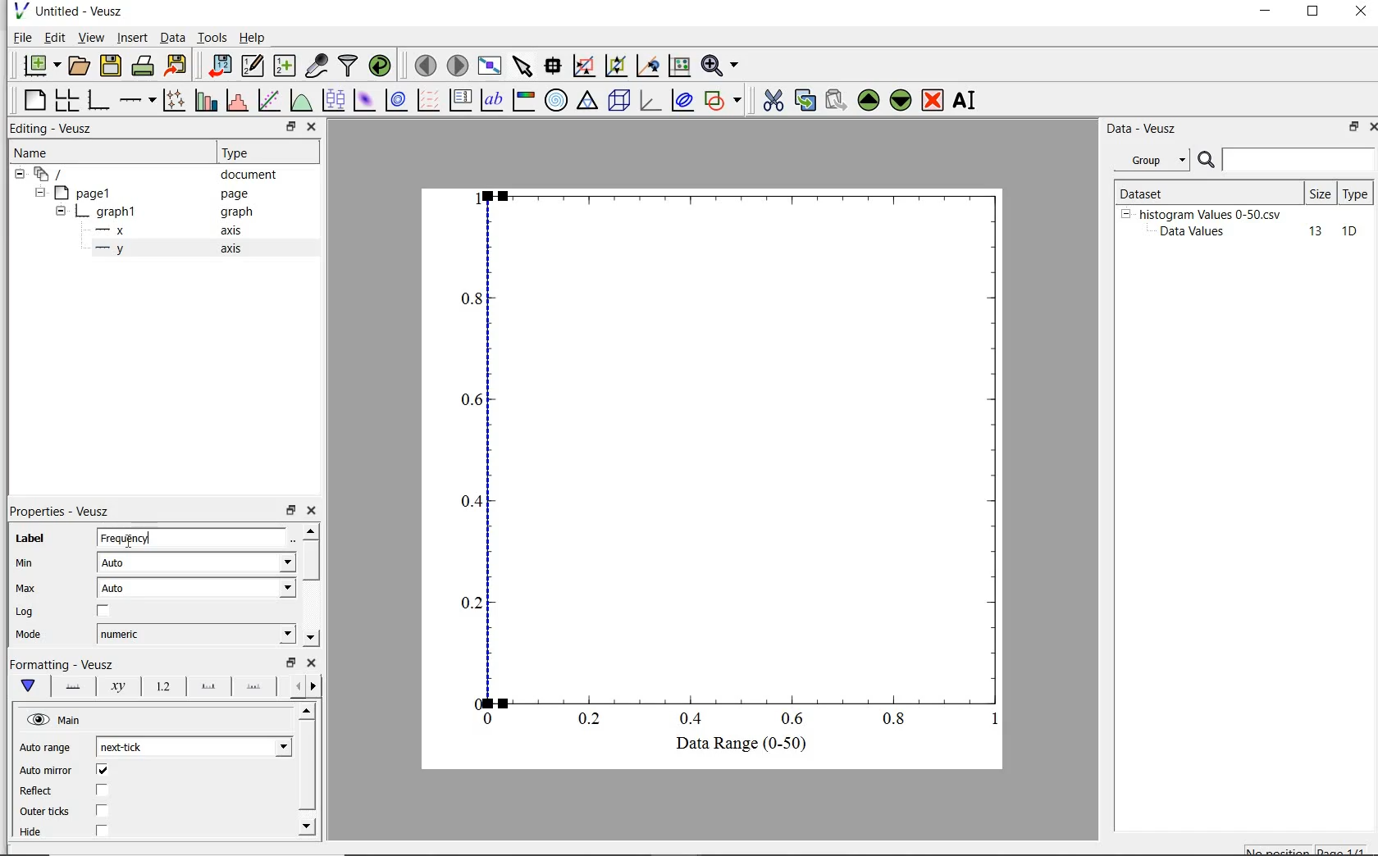 This screenshot has width=1378, height=856. I want to click on import data into veusz, so click(222, 66).